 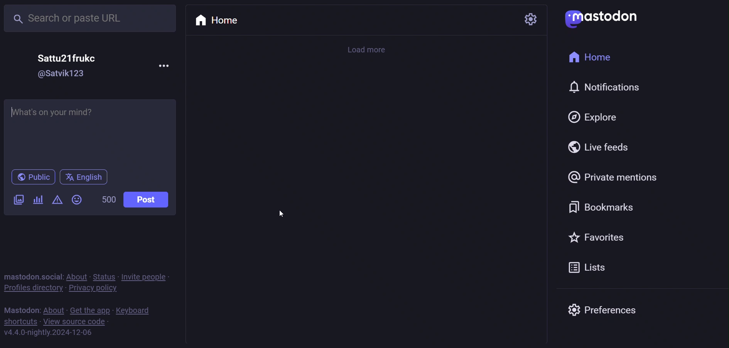 I want to click on list, so click(x=583, y=268).